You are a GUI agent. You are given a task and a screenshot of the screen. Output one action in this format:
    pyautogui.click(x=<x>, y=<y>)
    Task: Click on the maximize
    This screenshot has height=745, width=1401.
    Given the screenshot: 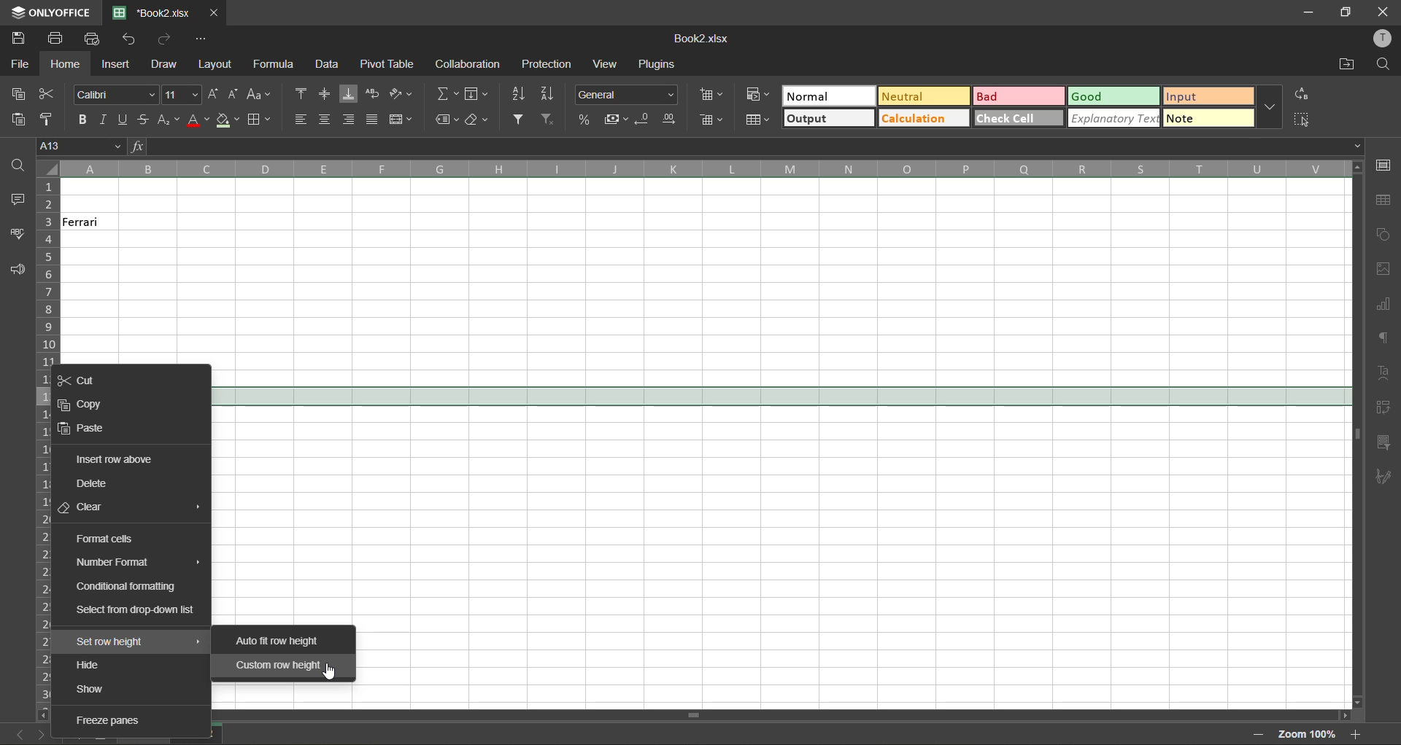 What is the action you would take?
    pyautogui.click(x=1348, y=12)
    